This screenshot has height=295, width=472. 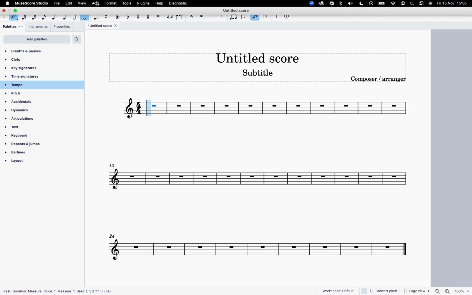 What do you see at coordinates (233, 17) in the screenshot?
I see `tuplet` at bounding box center [233, 17].